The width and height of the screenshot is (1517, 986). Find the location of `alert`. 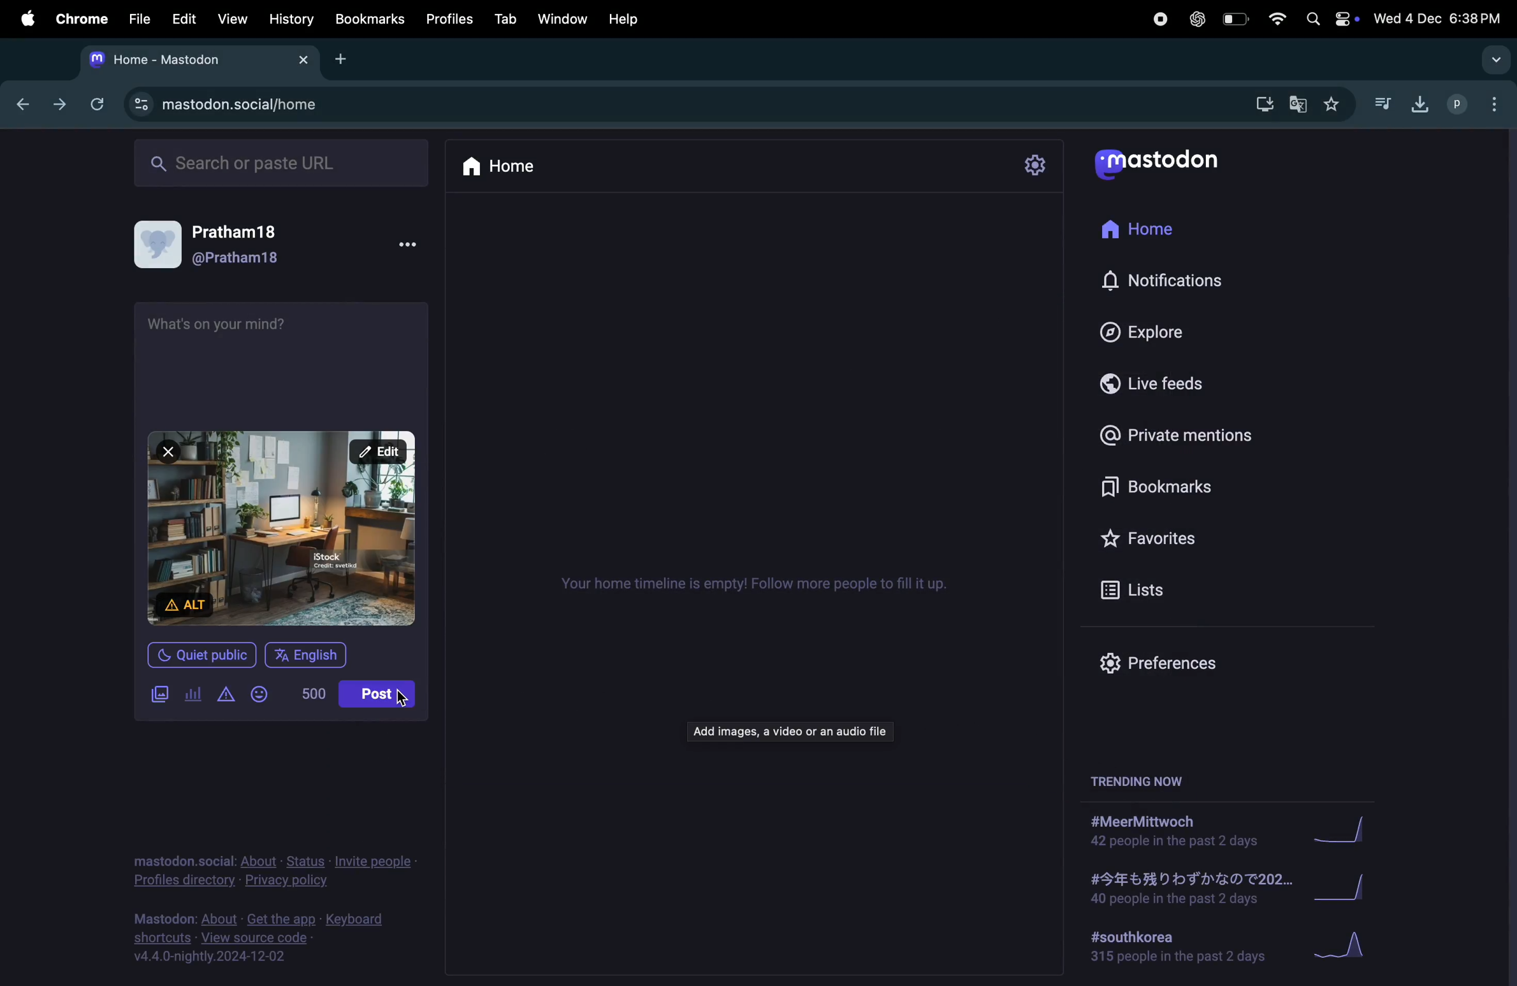

alert is located at coordinates (223, 694).